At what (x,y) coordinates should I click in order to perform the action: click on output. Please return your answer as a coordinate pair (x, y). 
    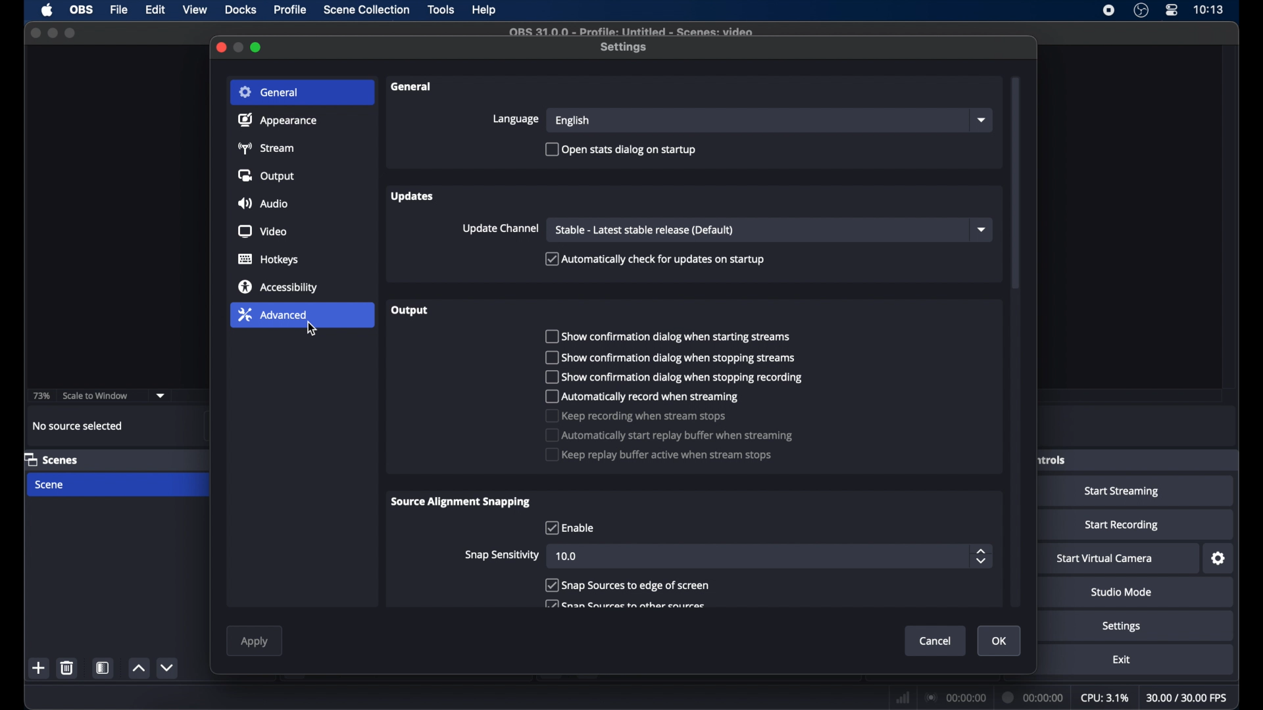
    Looking at the image, I should click on (268, 176).